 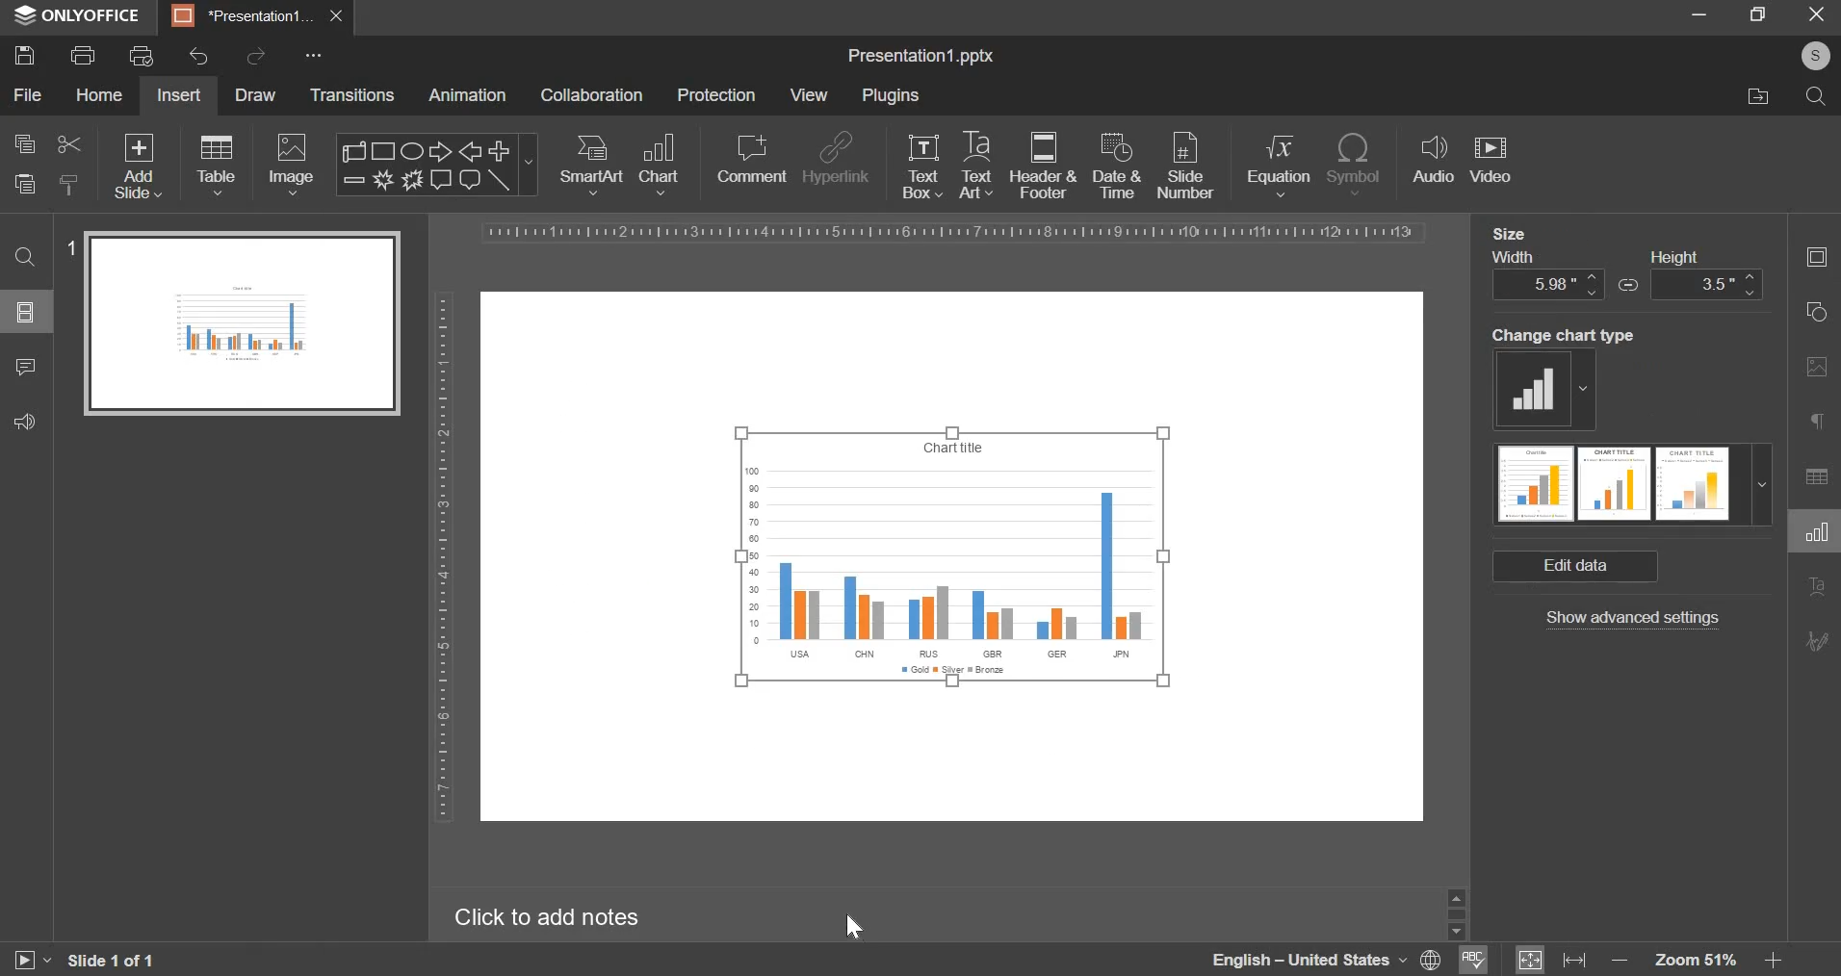 I want to click on fit to slide, so click(x=1530, y=961).